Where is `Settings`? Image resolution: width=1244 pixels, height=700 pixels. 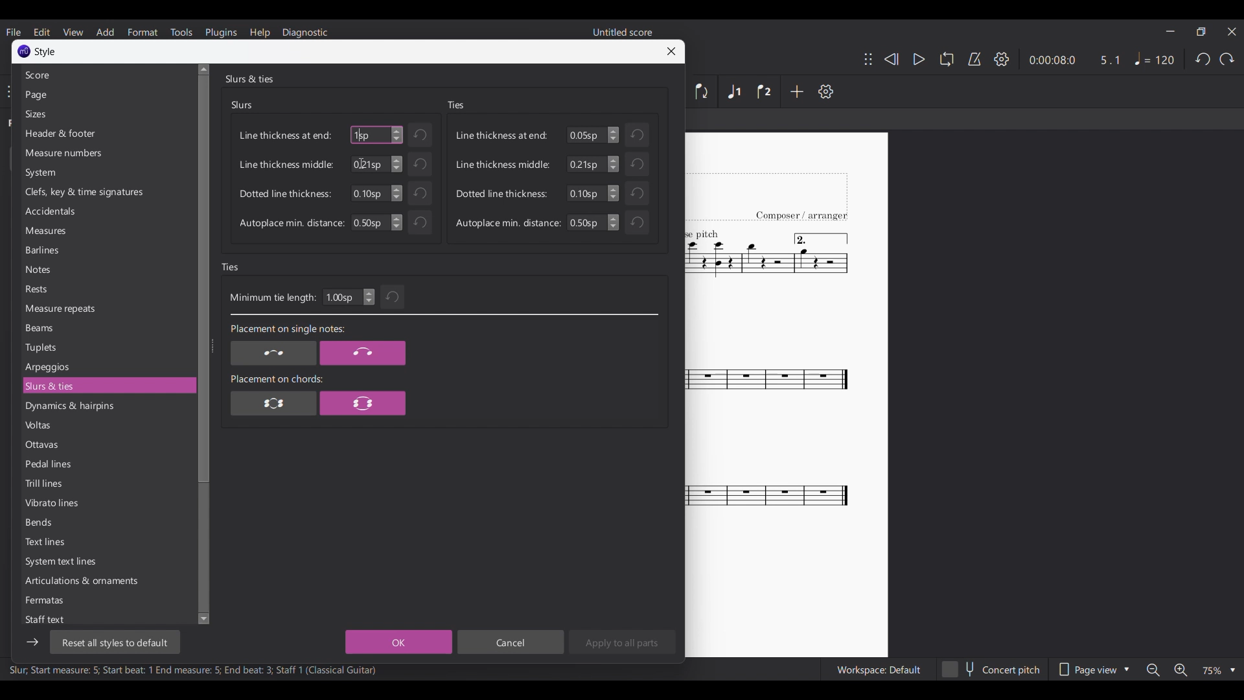 Settings is located at coordinates (1002, 59).